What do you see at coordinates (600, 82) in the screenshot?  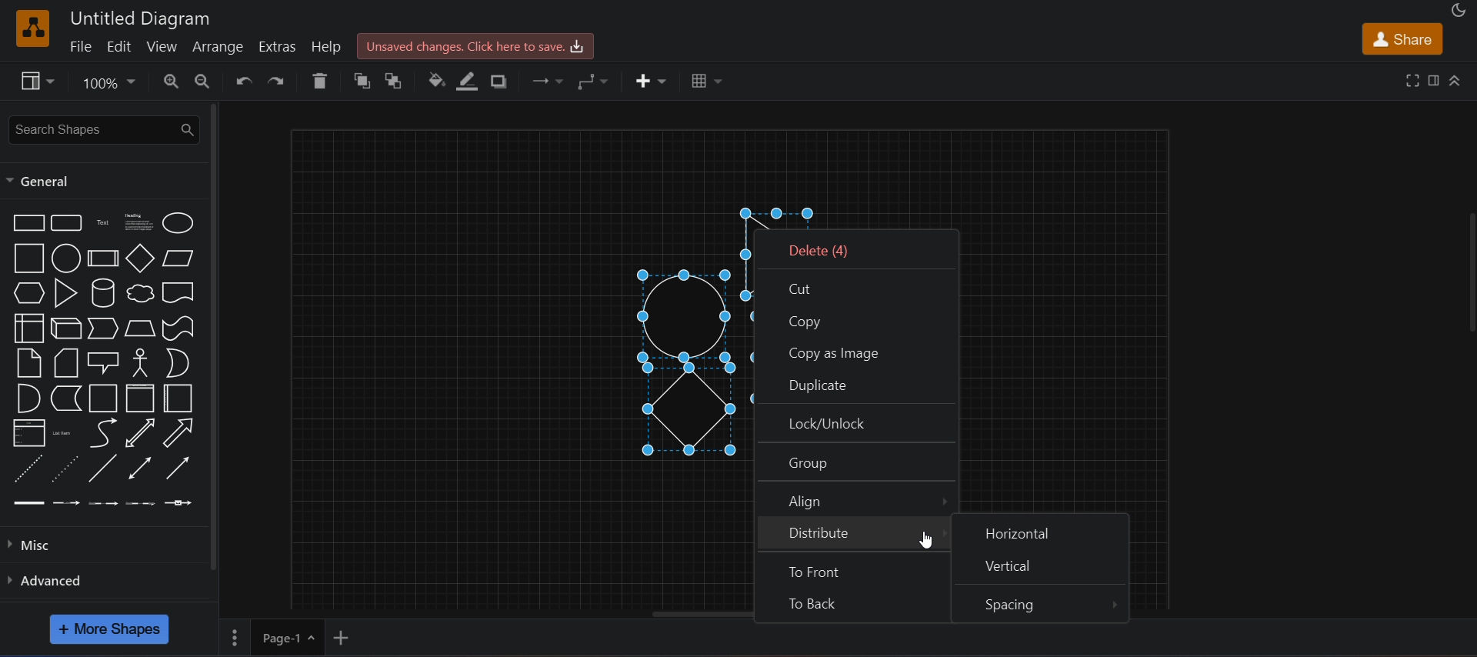 I see `waypoints` at bounding box center [600, 82].